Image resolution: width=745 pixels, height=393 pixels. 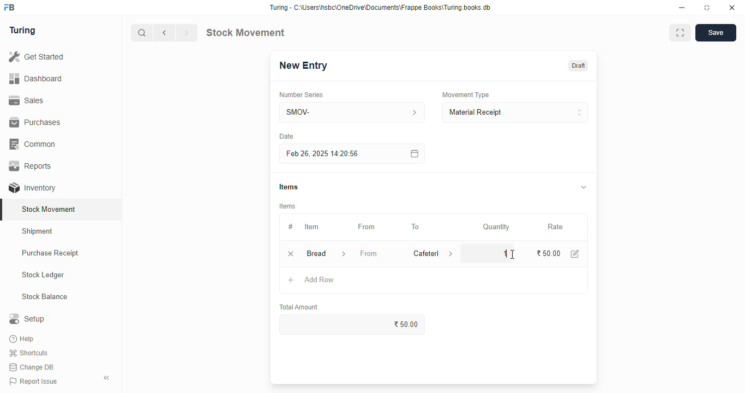 What do you see at coordinates (165, 33) in the screenshot?
I see `previous` at bounding box center [165, 33].